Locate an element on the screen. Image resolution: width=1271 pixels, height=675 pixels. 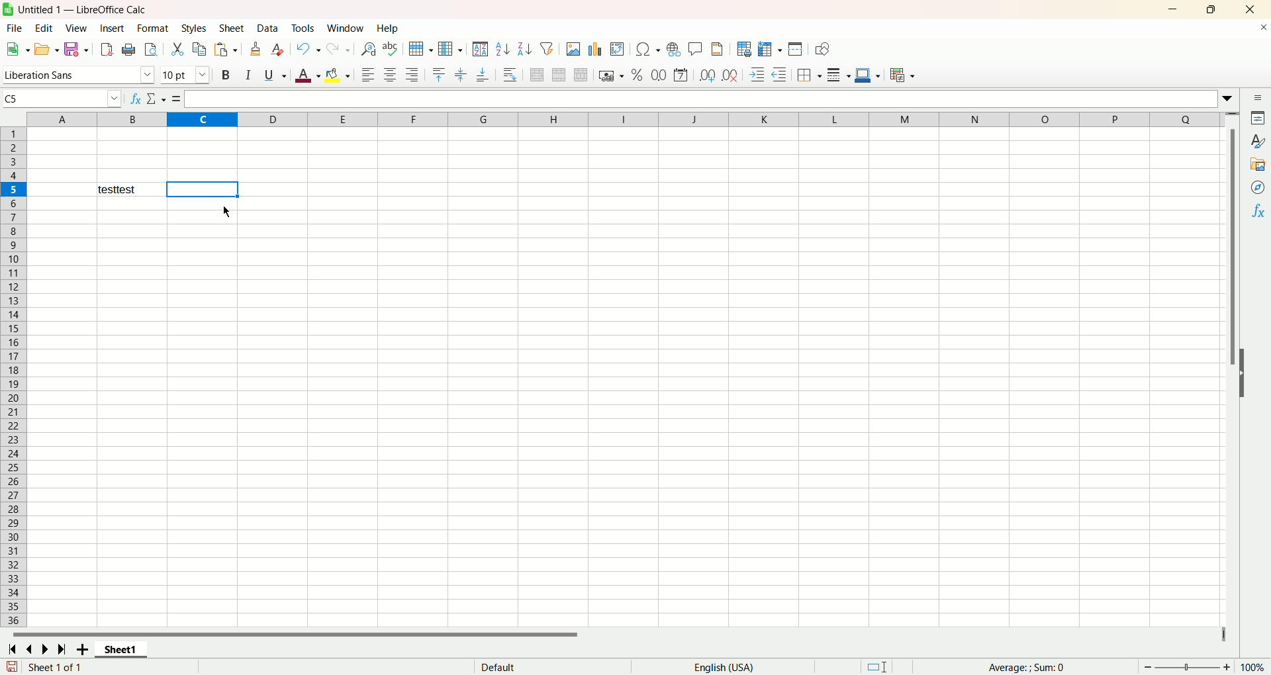
vertical scroll bar is located at coordinates (1229, 369).